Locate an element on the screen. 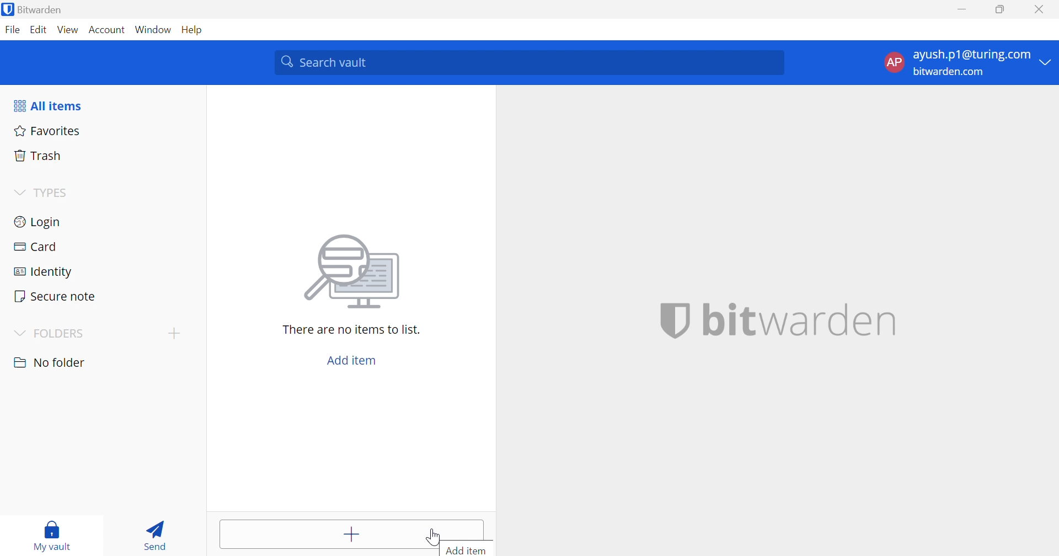  Send is located at coordinates (152, 533).